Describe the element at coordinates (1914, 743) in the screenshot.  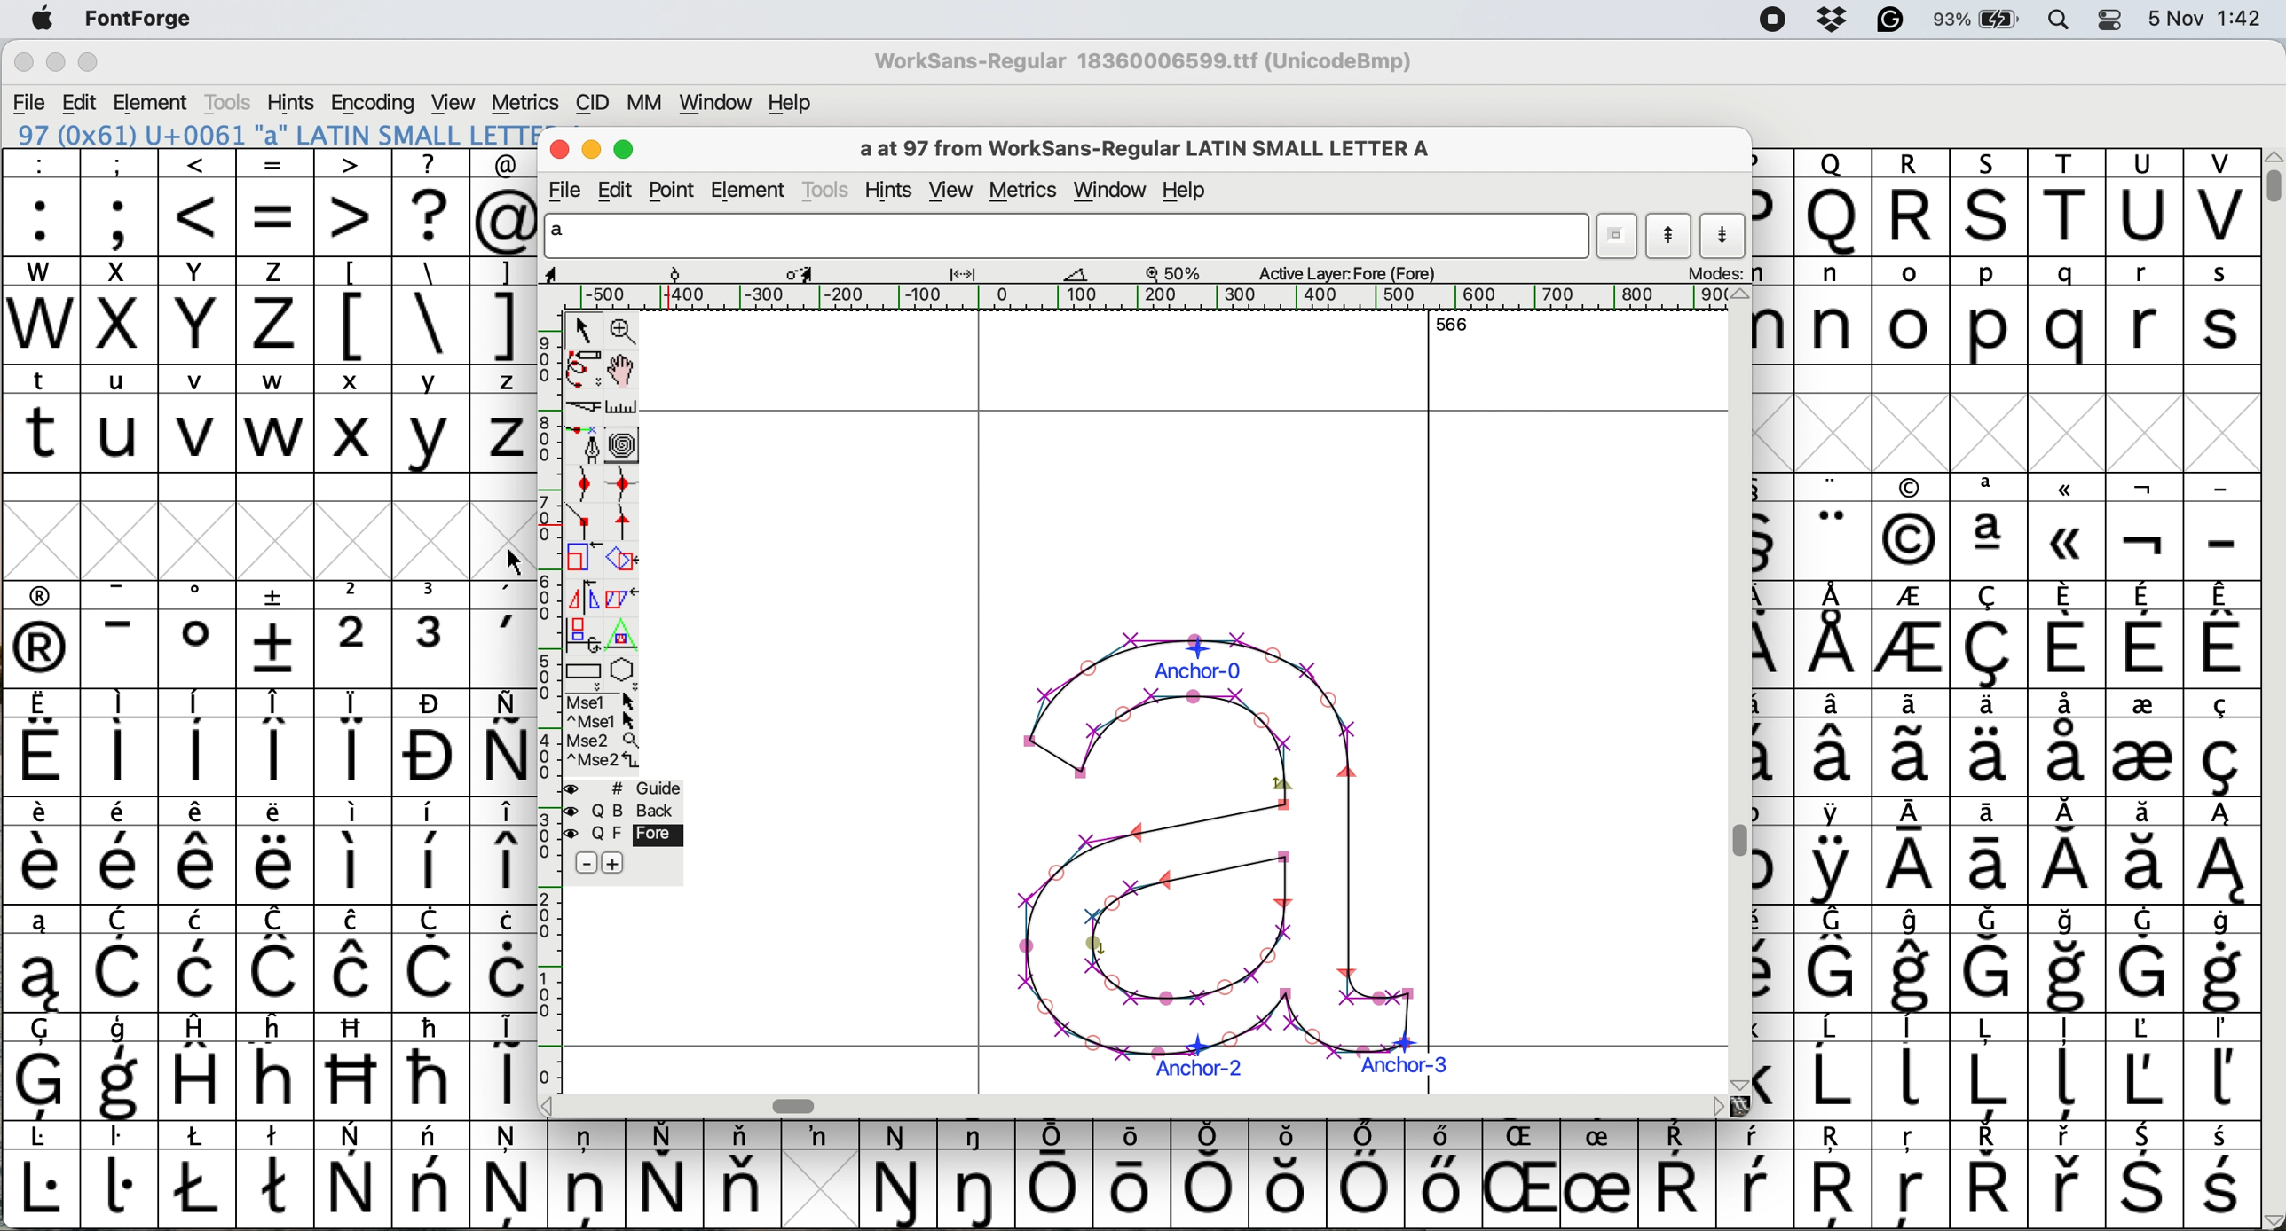
I see `symbol` at that location.